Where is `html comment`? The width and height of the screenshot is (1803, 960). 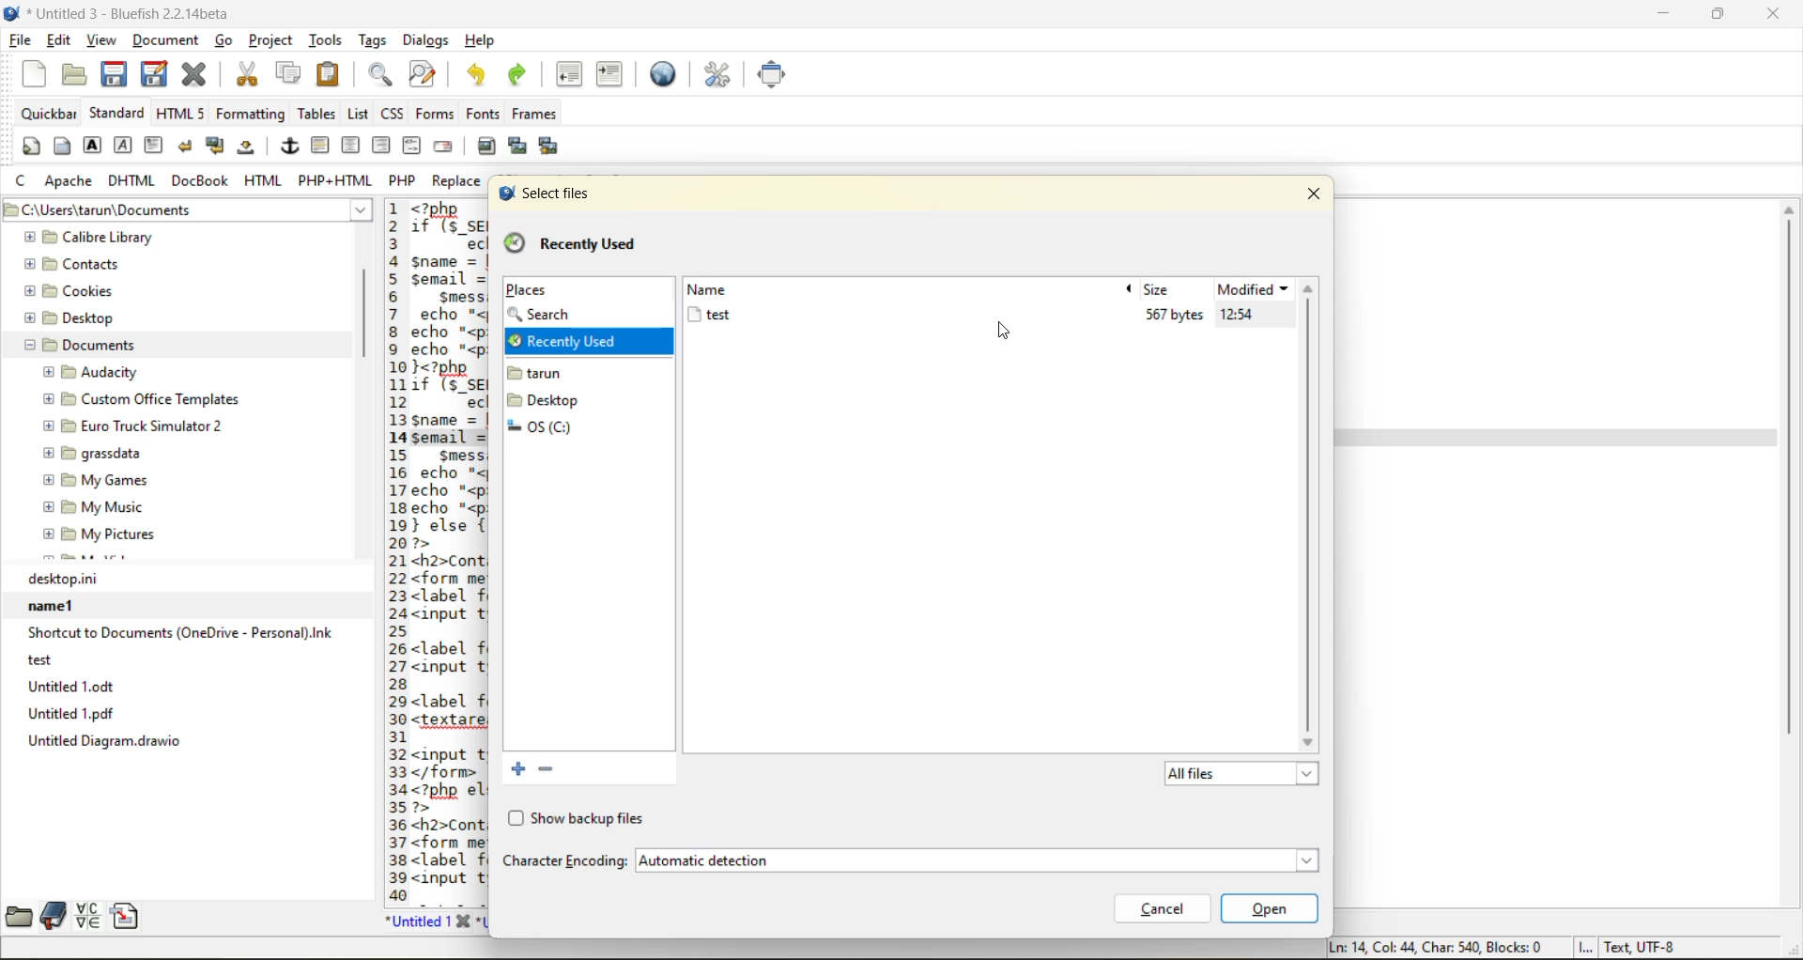
html comment is located at coordinates (411, 146).